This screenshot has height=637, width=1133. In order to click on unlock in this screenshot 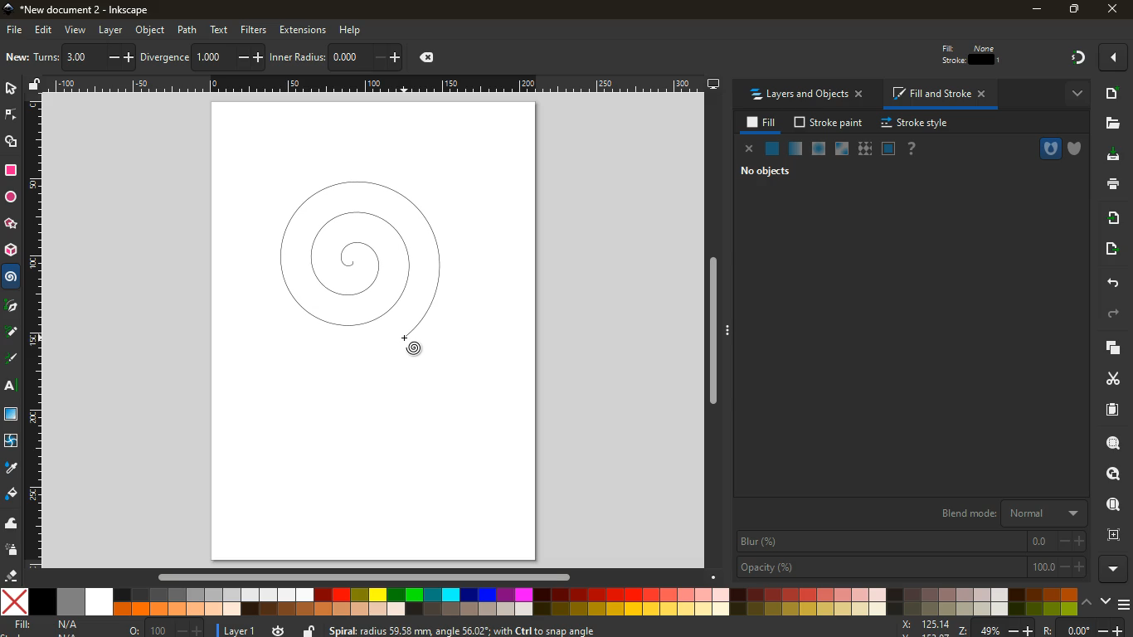, I will do `click(309, 630)`.